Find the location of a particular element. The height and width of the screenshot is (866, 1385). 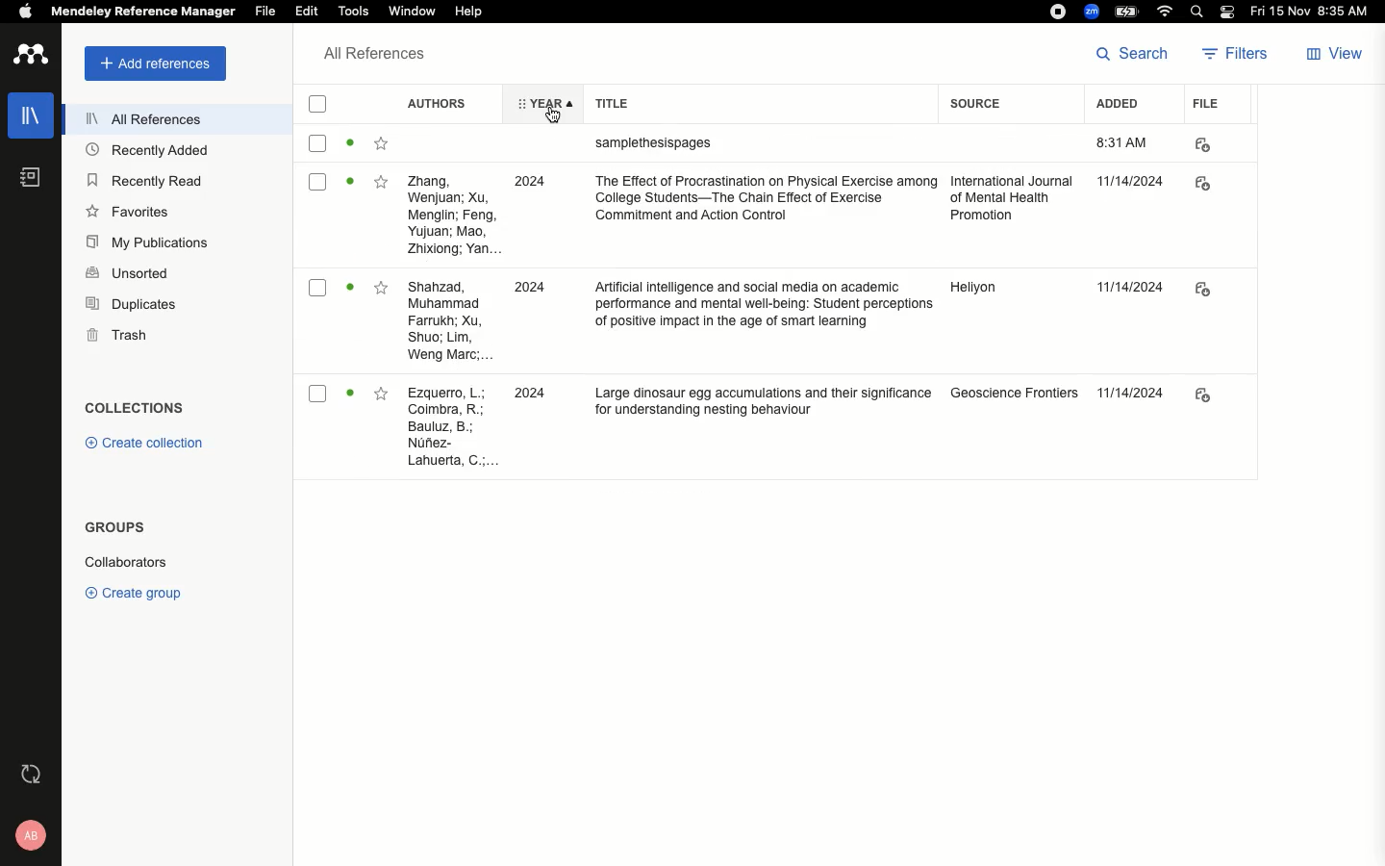

authors name is located at coordinates (455, 214).